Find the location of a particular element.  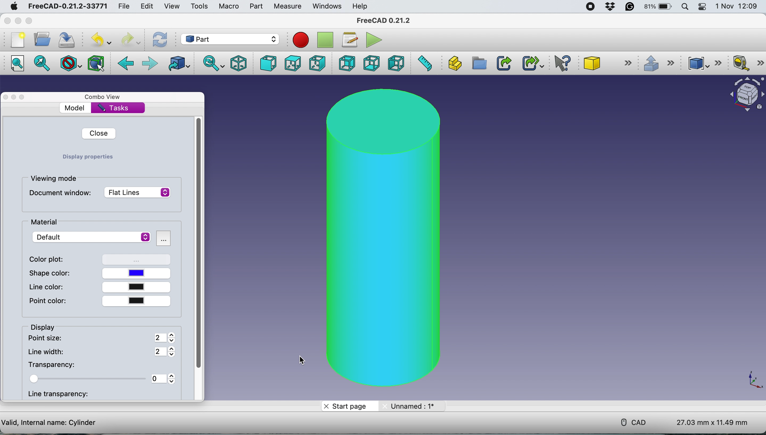

isometric is located at coordinates (238, 63).